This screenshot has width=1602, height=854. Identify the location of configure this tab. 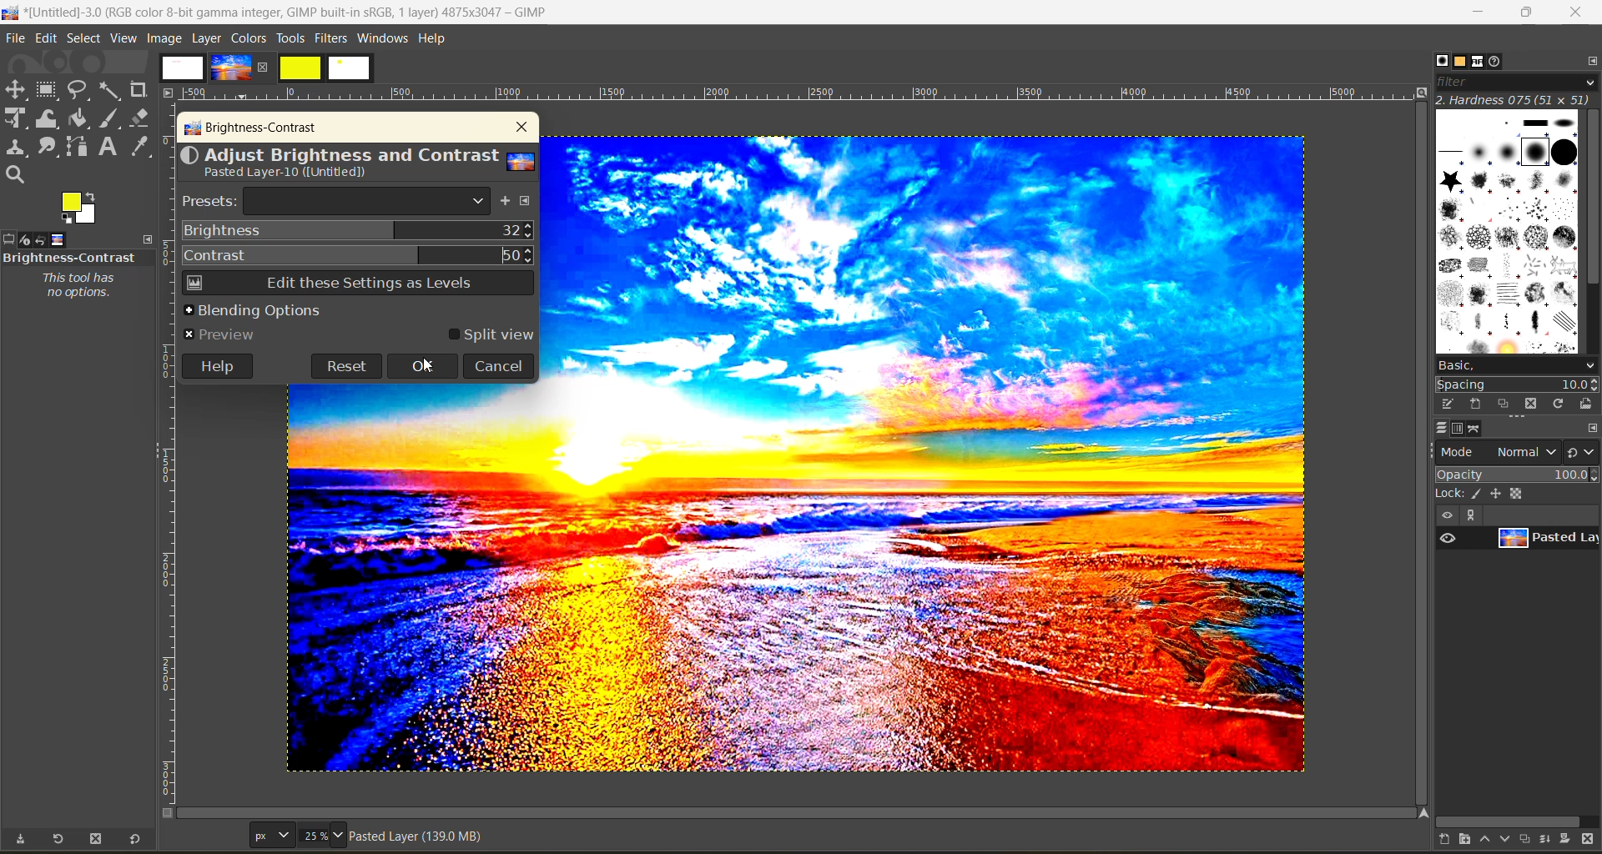
(1592, 430).